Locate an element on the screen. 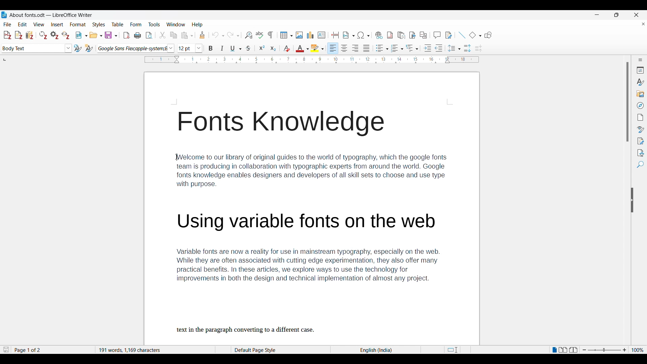 The width and height of the screenshot is (647, 364). Single page view is located at coordinates (554, 350).